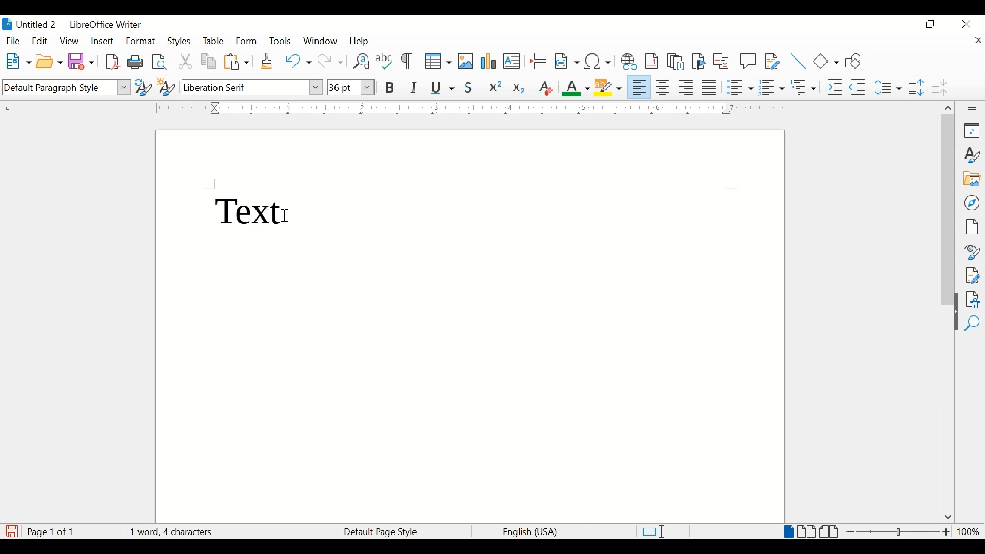 Image resolution: width=985 pixels, height=554 pixels. Describe the element at coordinates (114, 62) in the screenshot. I see `export directly as pdf` at that location.